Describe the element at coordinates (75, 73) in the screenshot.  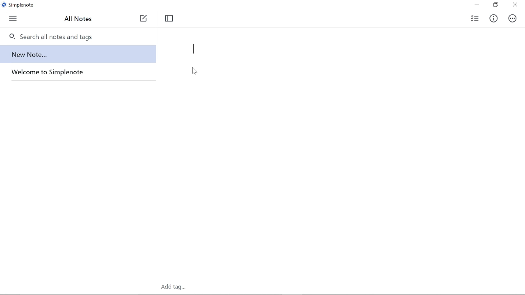
I see `Note titled "Welcome to Simplenote"` at that location.